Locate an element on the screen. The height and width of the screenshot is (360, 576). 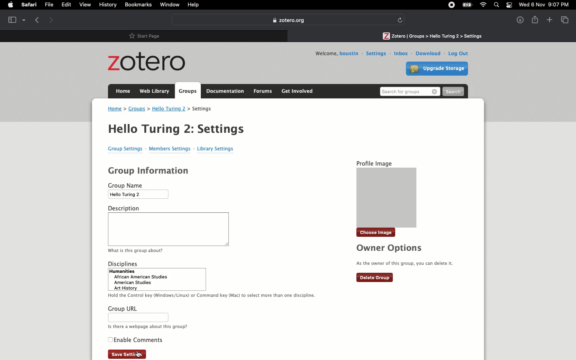
Welcome is located at coordinates (324, 53).